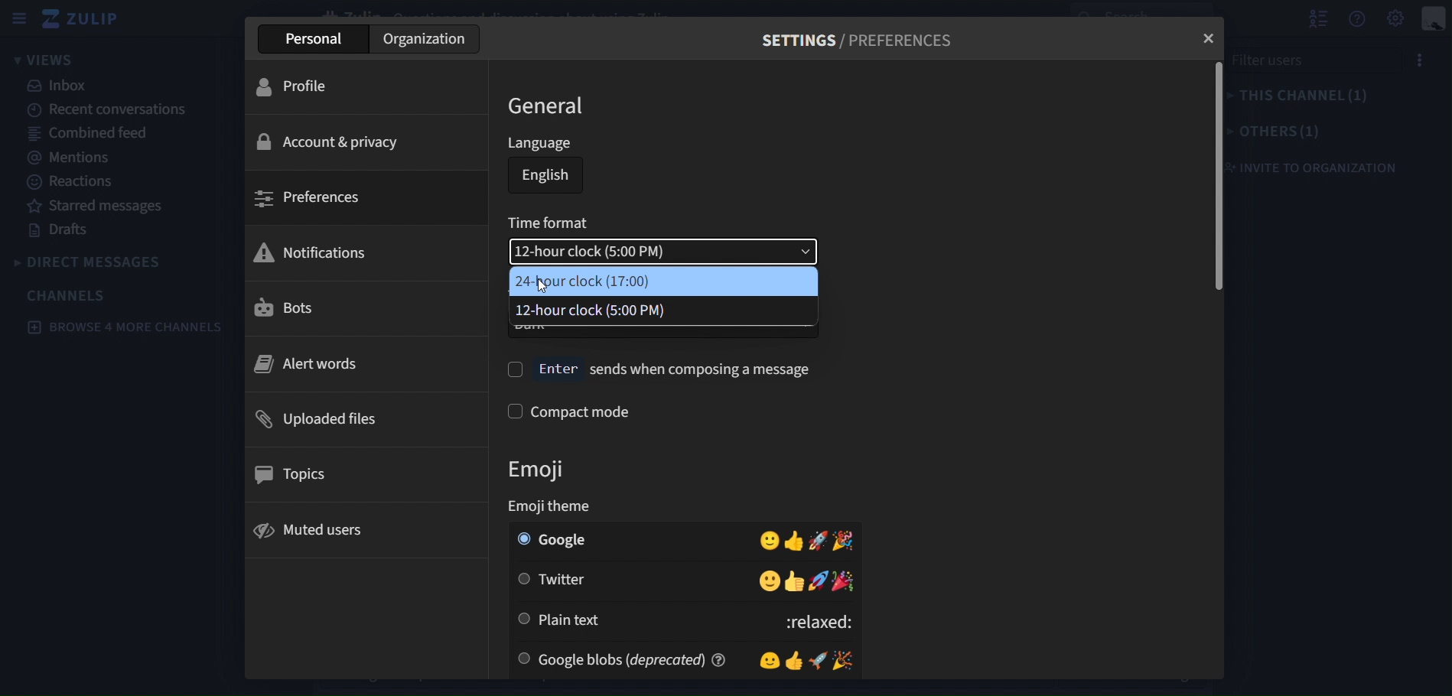 The image size is (1452, 696). I want to click on Emoji theme, so click(567, 507).